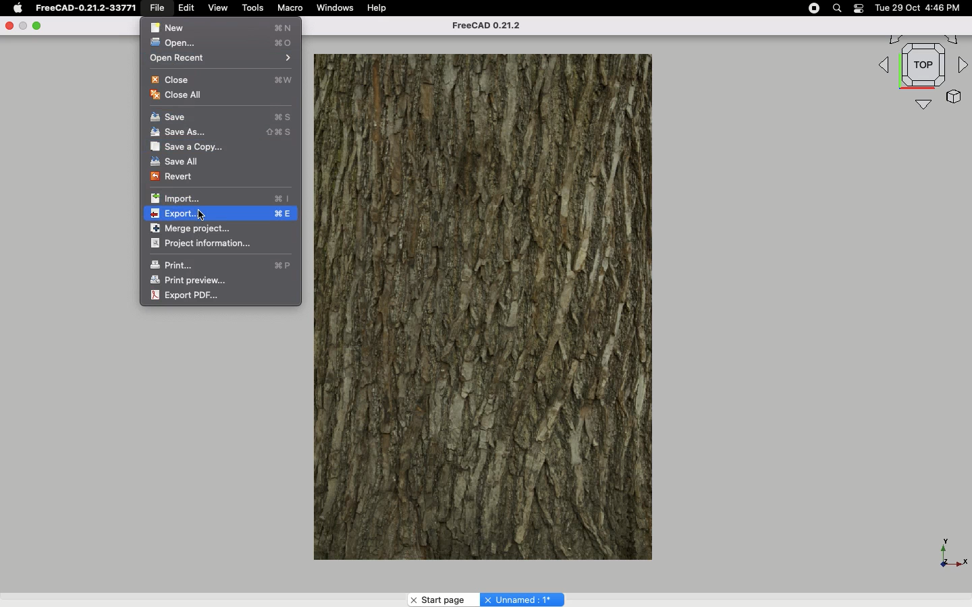  What do you see at coordinates (222, 264) in the screenshot?
I see `Print` at bounding box center [222, 264].